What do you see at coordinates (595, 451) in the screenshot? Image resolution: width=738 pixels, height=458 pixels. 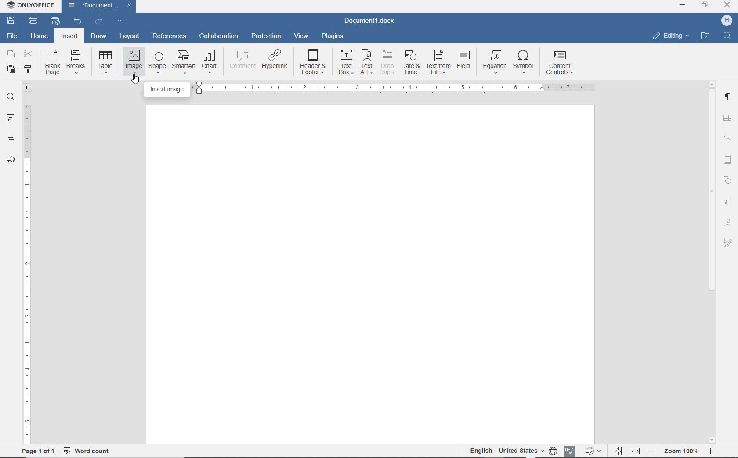 I see `track changes` at bounding box center [595, 451].